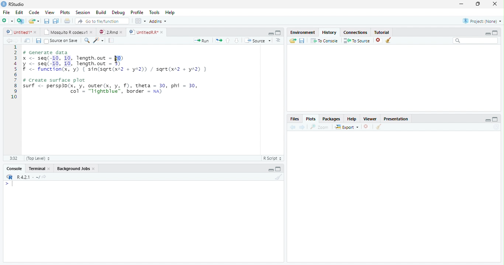 The width and height of the screenshot is (504, 265). I want to click on New line, so click(9, 185).